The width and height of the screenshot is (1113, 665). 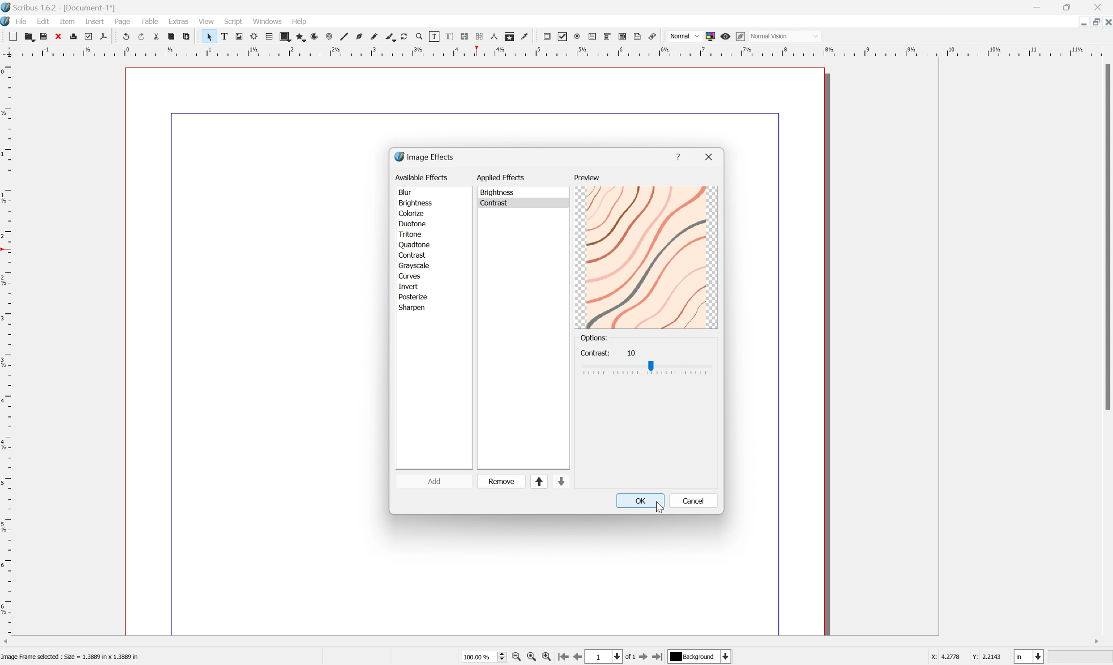 I want to click on OK, so click(x=640, y=500).